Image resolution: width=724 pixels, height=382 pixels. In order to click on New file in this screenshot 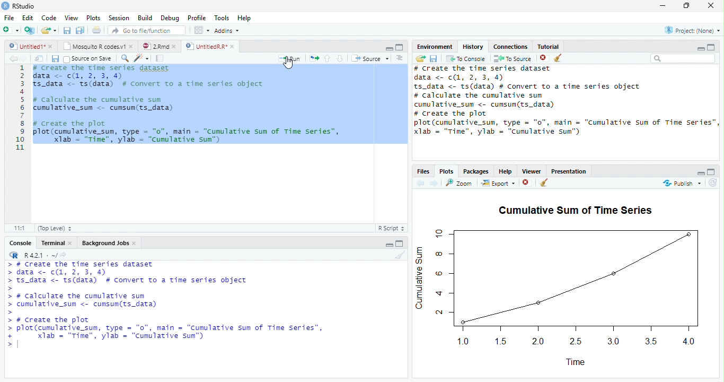, I will do `click(11, 30)`.